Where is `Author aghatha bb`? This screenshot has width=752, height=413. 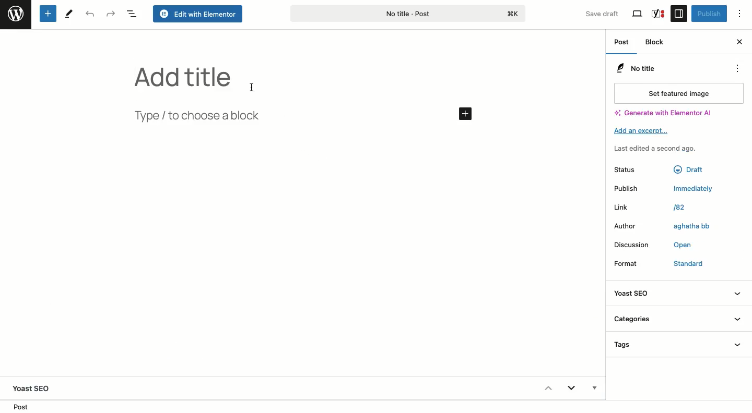
Author aghatha bb is located at coordinates (630, 227).